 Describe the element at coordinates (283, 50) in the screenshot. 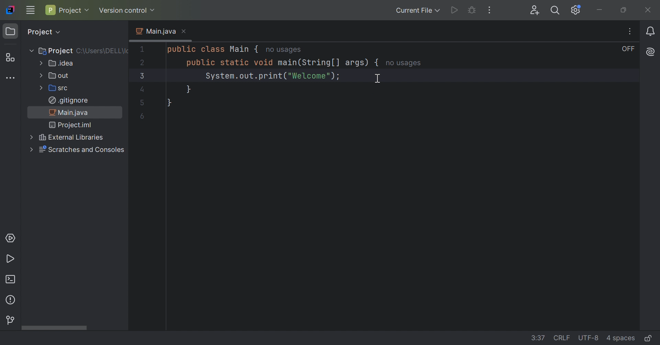

I see `no usages` at that location.